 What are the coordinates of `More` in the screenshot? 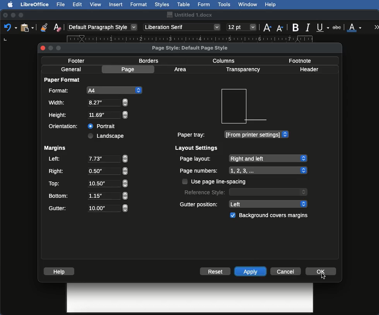 It's located at (377, 27).